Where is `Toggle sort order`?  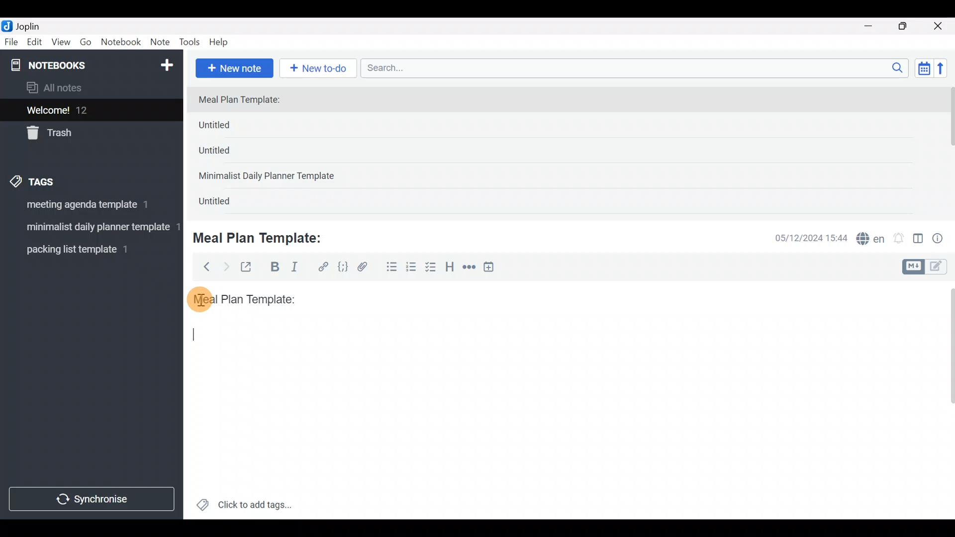
Toggle sort order is located at coordinates (924, 69).